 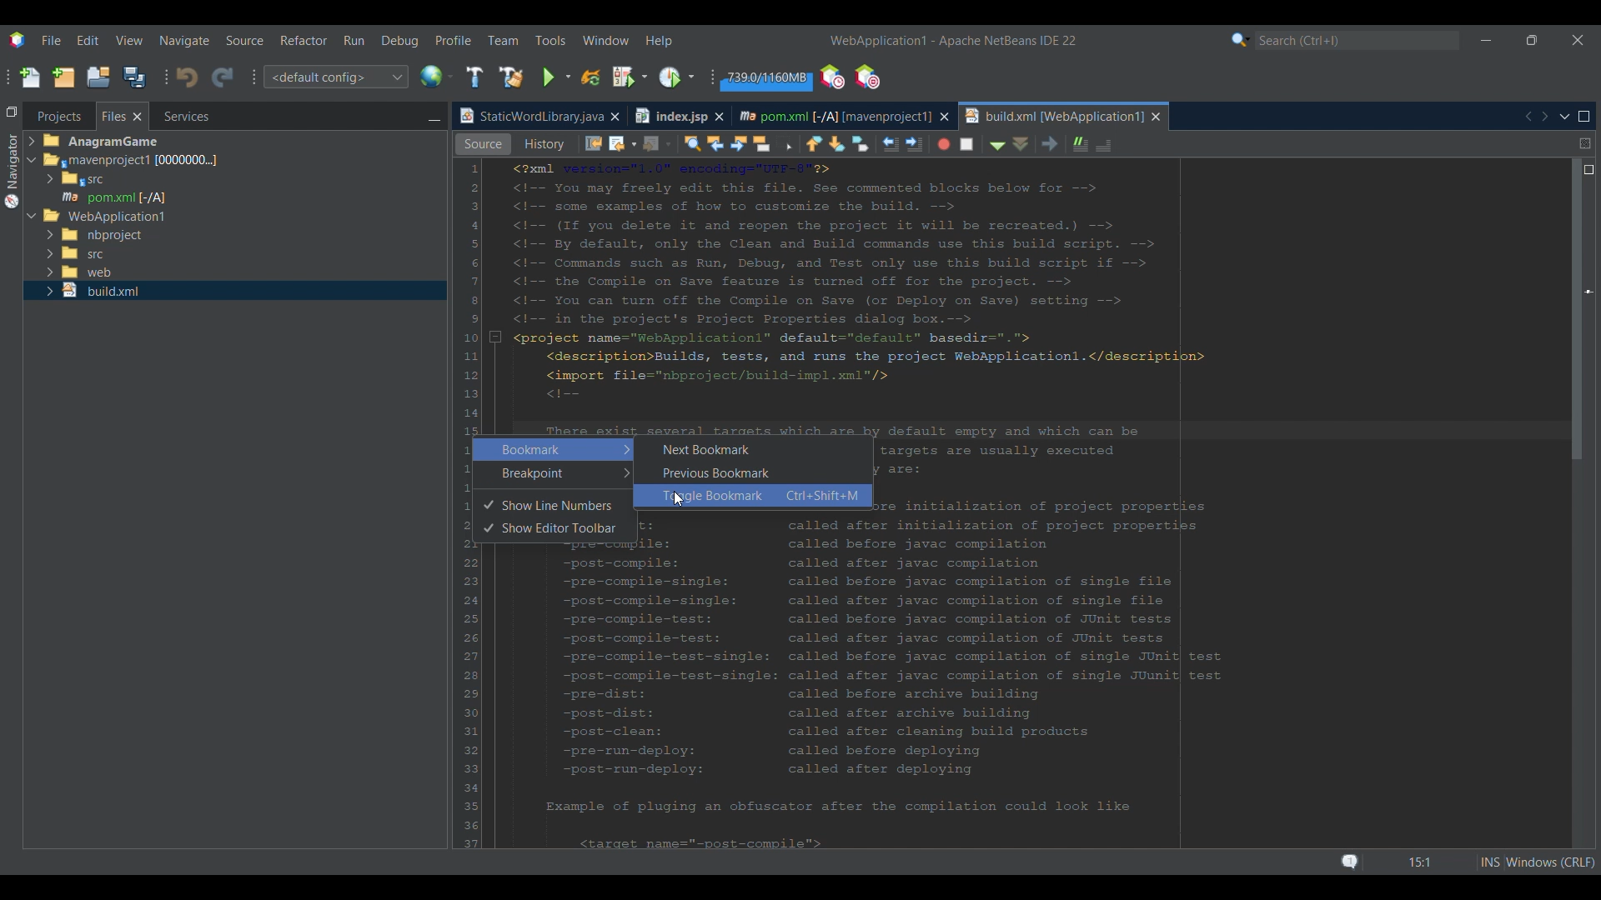 What do you see at coordinates (766, 80) in the screenshot?
I see `Garbage collection amount changed` at bounding box center [766, 80].